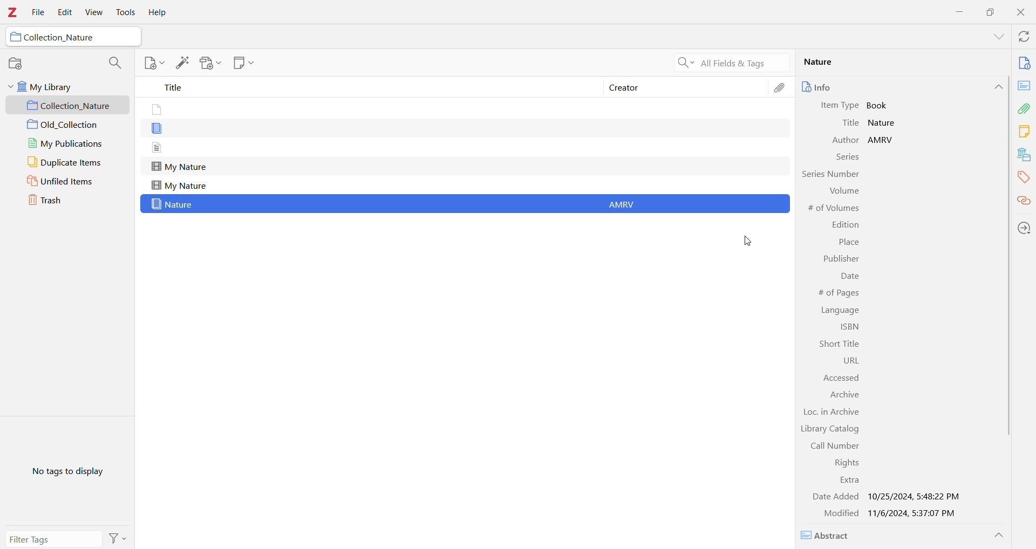 This screenshot has height=549, width=1036. I want to click on Volume, so click(843, 190).